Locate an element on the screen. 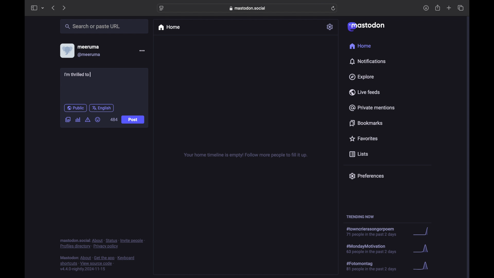  english is located at coordinates (101, 108).